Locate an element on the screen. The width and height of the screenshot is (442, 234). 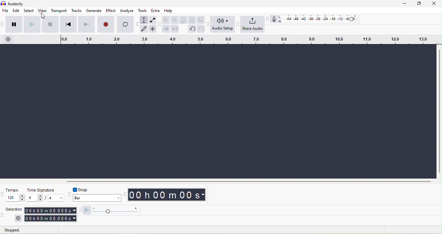
share audio is located at coordinates (252, 24).